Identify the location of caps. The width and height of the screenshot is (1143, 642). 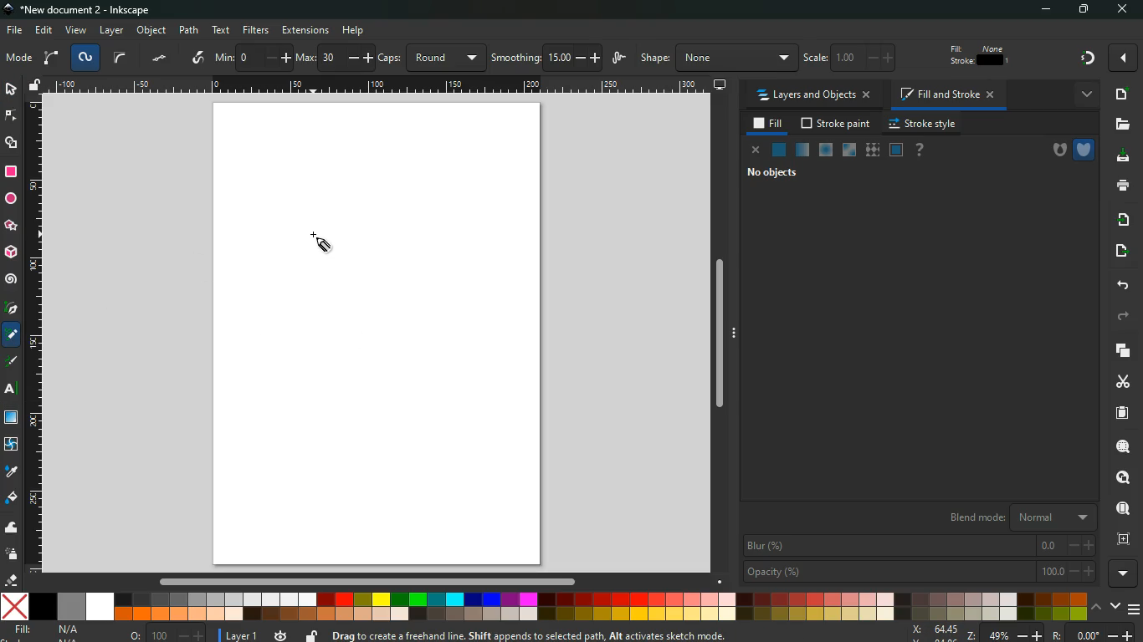
(431, 58).